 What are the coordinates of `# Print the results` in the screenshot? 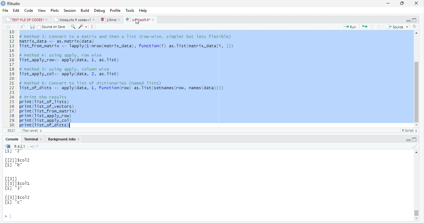 It's located at (44, 97).